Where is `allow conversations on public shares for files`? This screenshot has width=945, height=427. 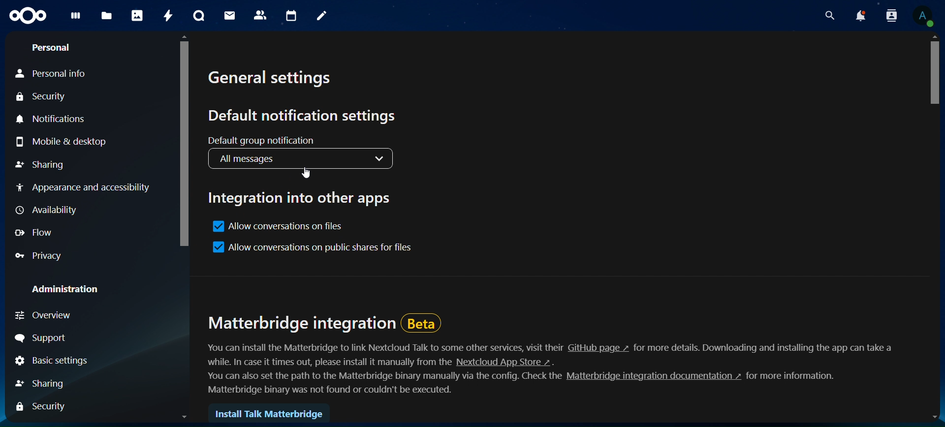 allow conversations on public shares for files is located at coordinates (314, 247).